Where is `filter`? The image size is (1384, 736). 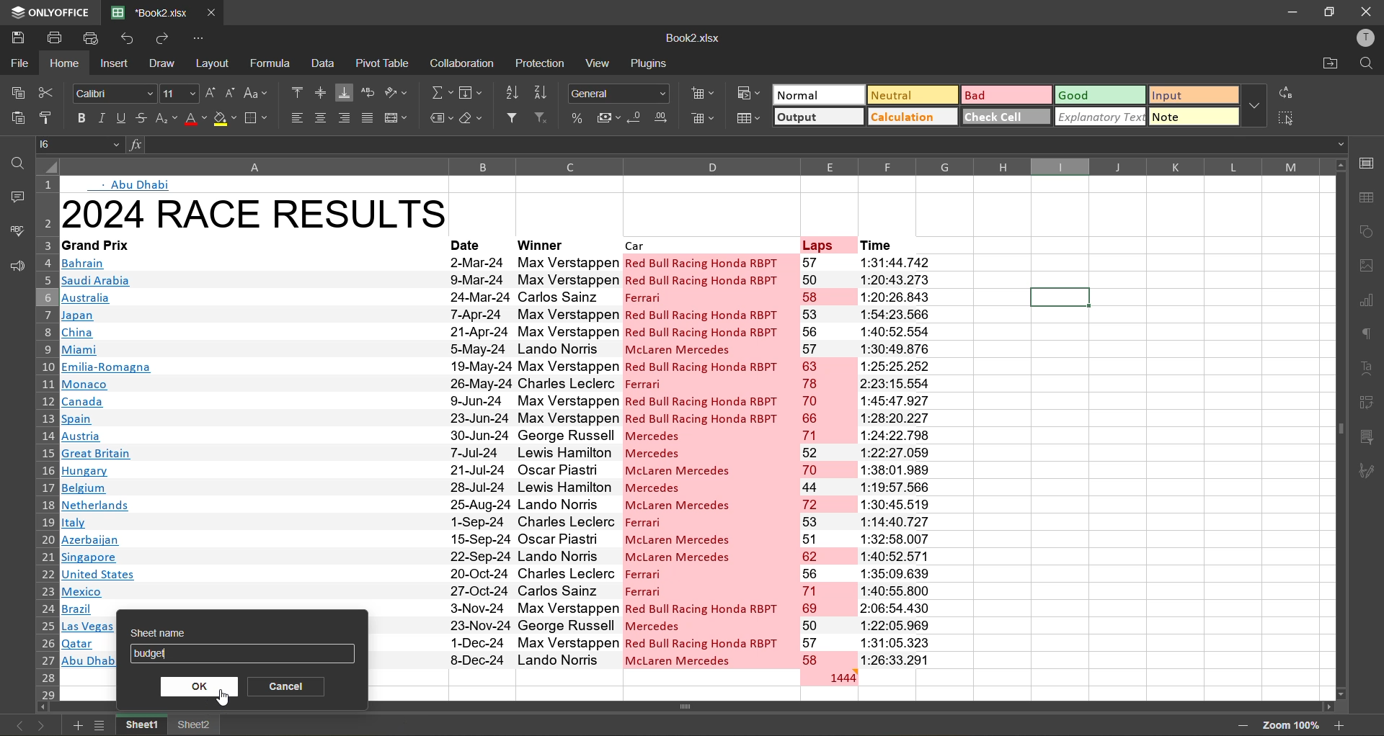
filter is located at coordinates (513, 118).